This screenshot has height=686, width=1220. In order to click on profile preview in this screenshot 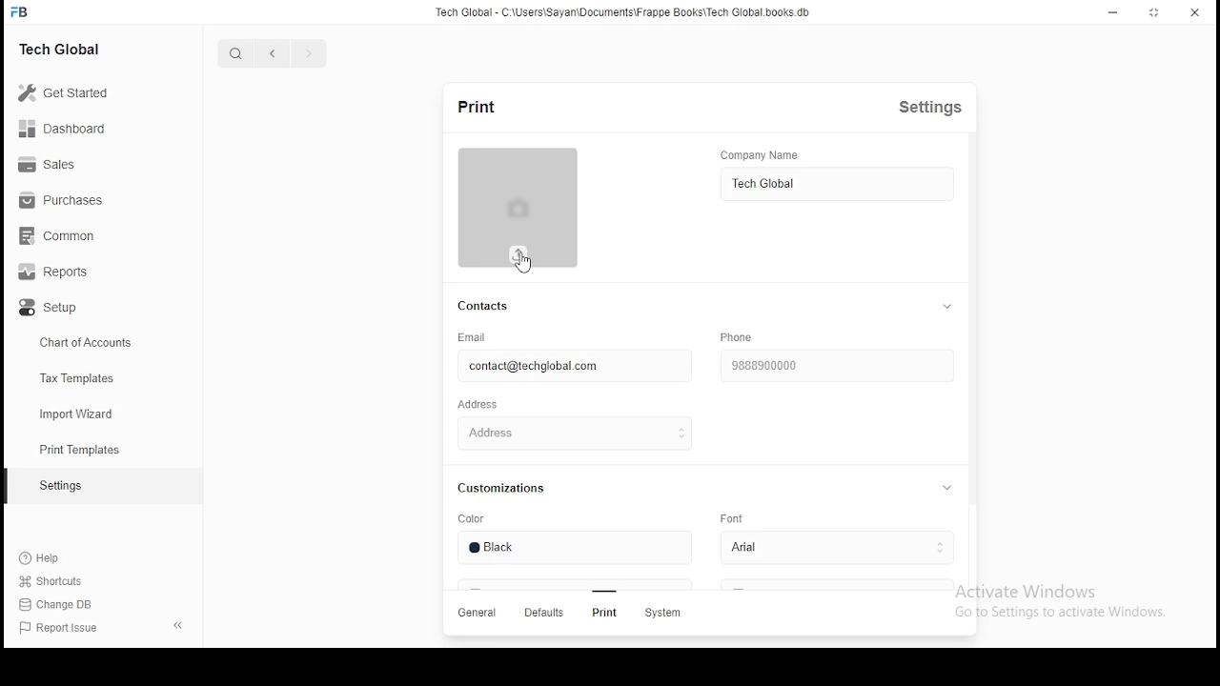, I will do `click(518, 195)`.